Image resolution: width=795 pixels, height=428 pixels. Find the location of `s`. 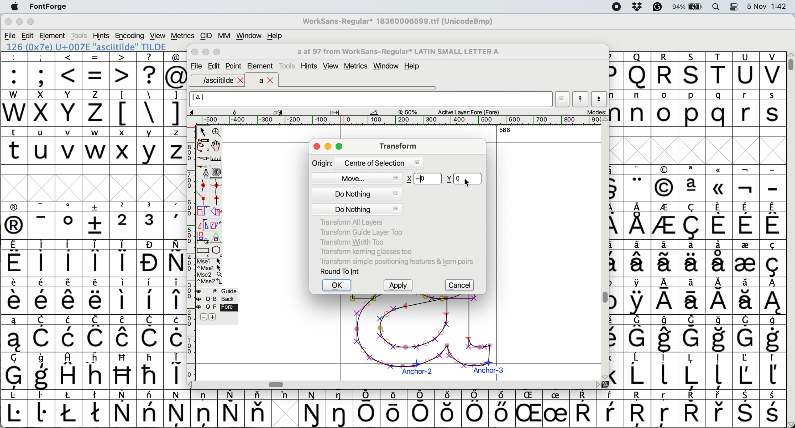

s is located at coordinates (773, 108).